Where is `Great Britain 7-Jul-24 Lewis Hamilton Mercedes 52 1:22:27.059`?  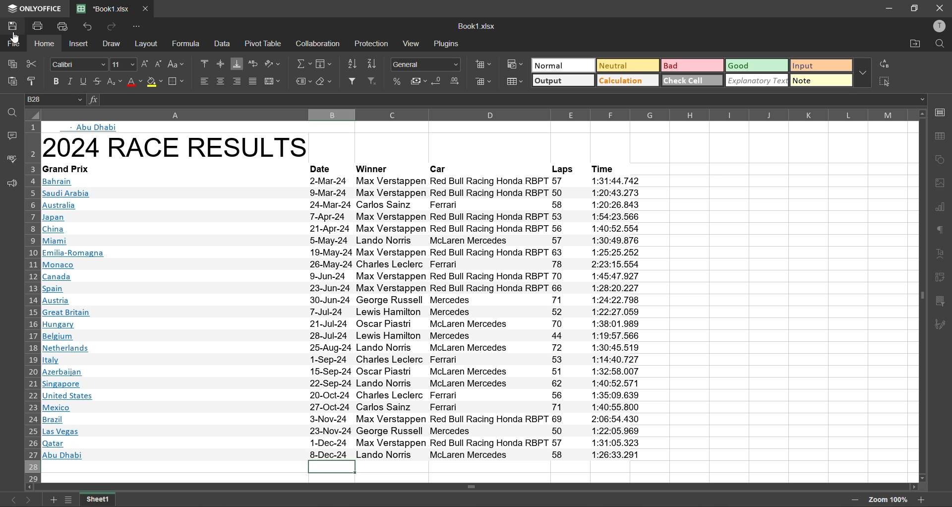 Great Britain 7-Jul-24 Lewis Hamilton Mercedes 52 1:22:27.059 is located at coordinates (346, 312).